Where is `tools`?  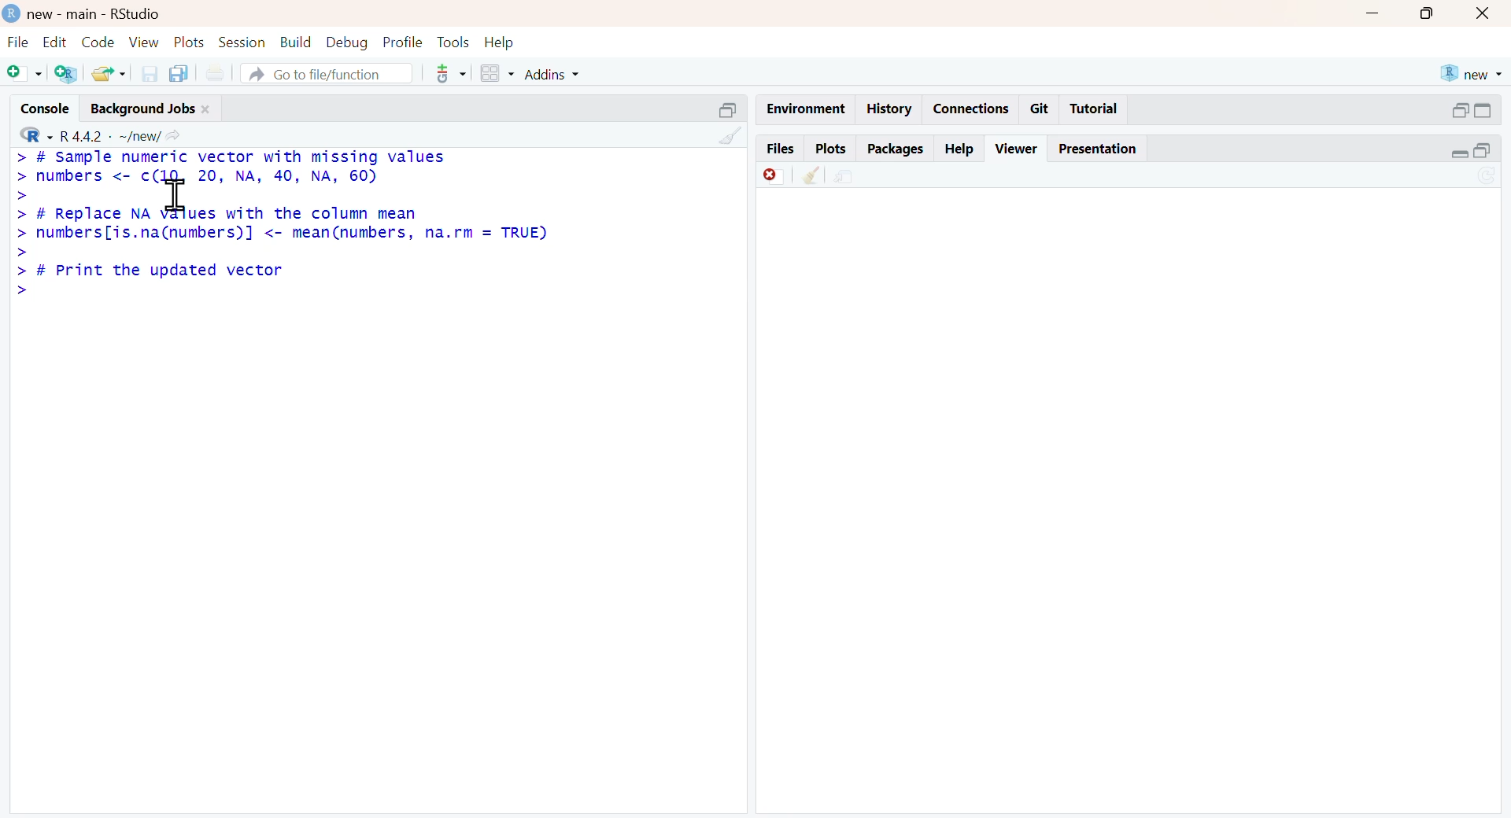
tools is located at coordinates (453, 42).